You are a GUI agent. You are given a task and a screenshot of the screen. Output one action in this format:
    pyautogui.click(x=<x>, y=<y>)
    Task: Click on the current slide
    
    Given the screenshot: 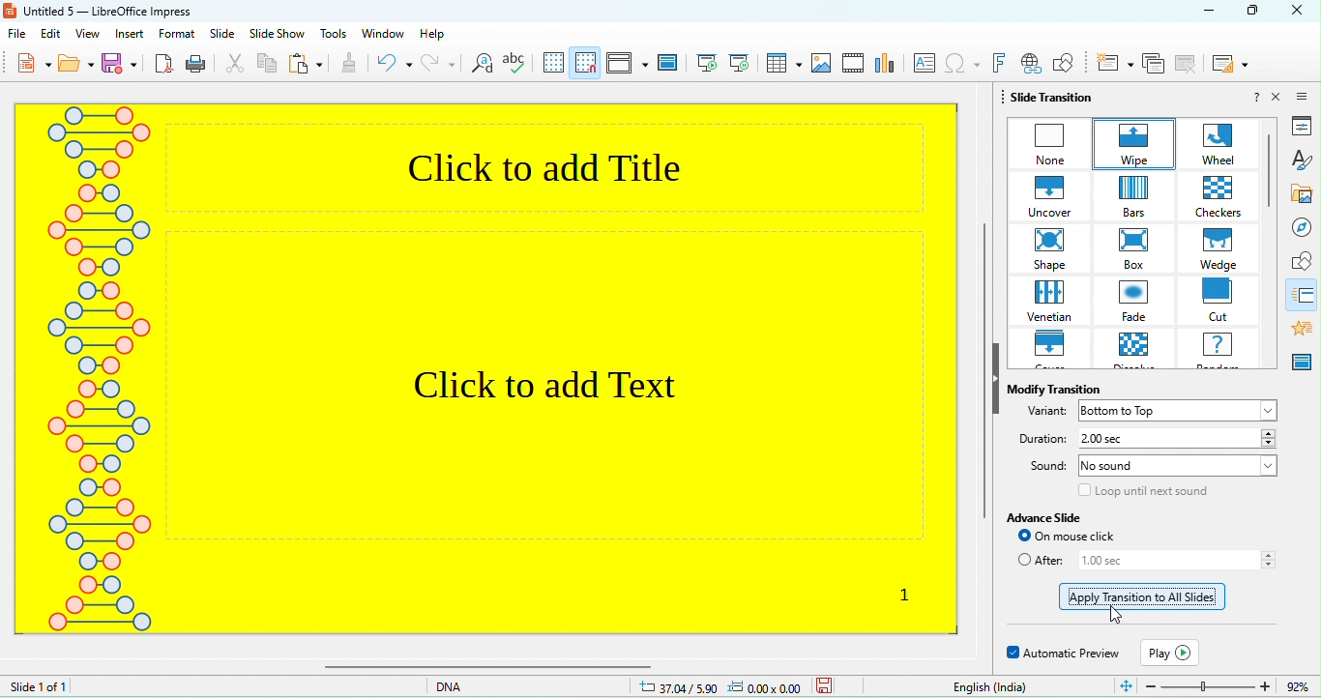 What is the action you would take?
    pyautogui.click(x=746, y=63)
    